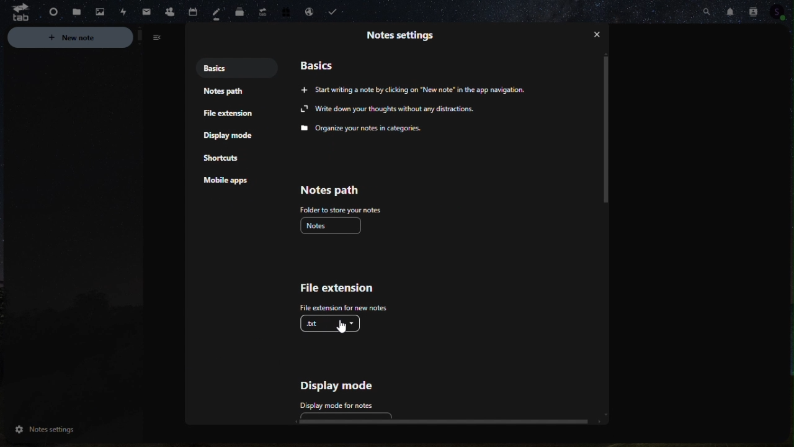  What do you see at coordinates (221, 93) in the screenshot?
I see `notes path` at bounding box center [221, 93].